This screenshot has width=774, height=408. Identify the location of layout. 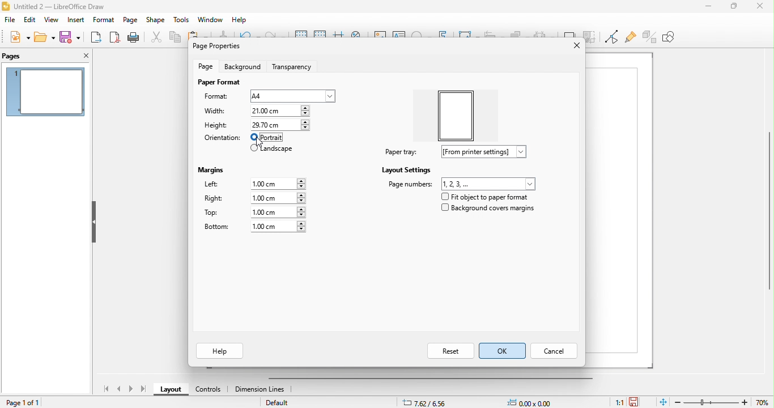
(169, 390).